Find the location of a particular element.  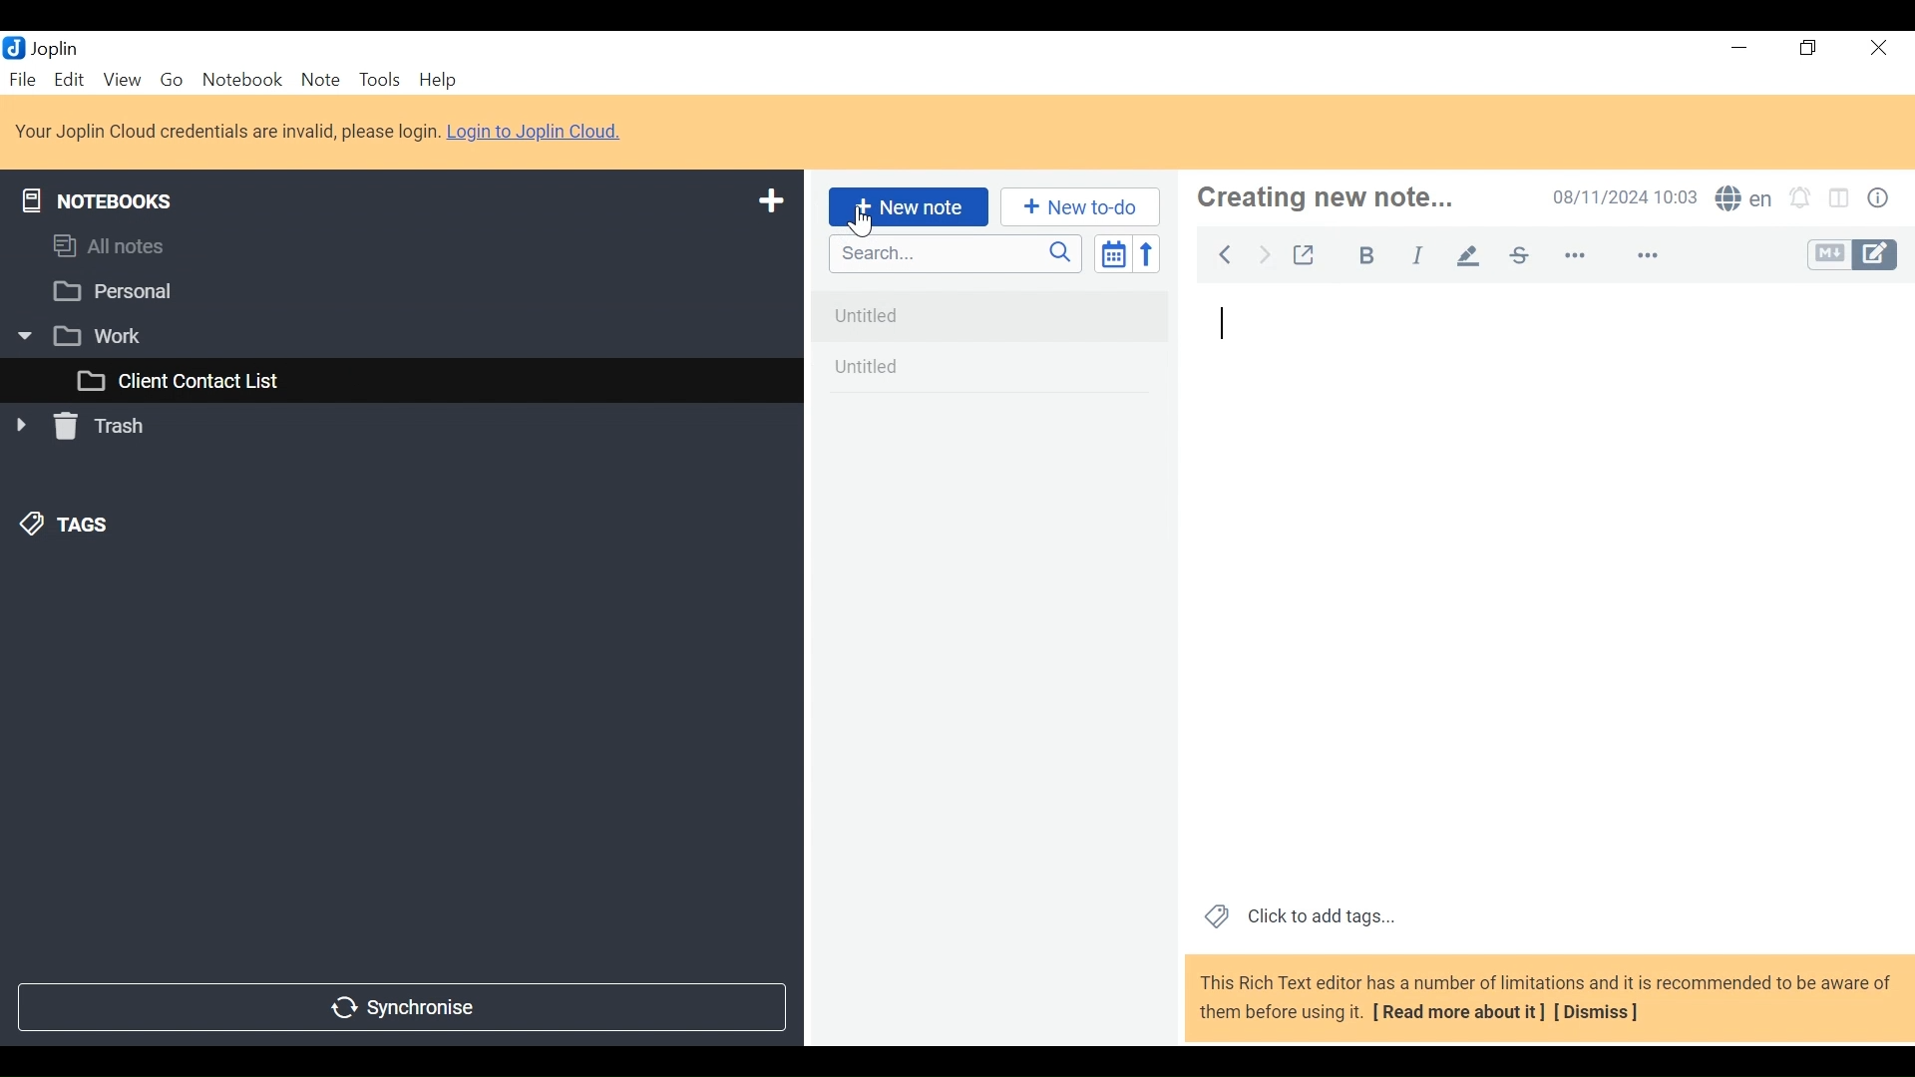

Close is located at coordinates (1882, 48).